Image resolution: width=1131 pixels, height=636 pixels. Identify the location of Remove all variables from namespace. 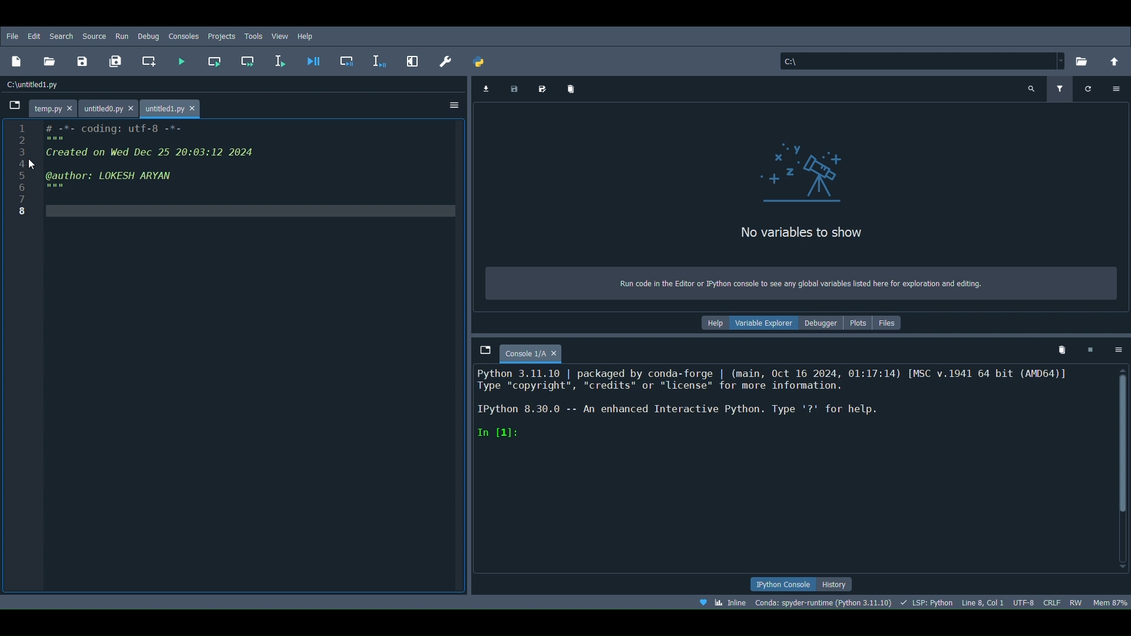
(1063, 349).